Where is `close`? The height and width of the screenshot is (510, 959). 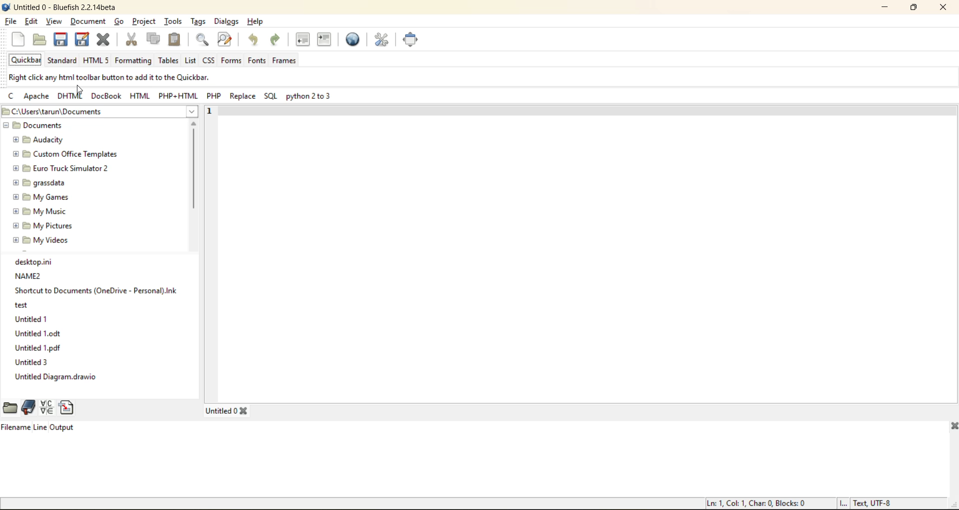 close is located at coordinates (945, 8).